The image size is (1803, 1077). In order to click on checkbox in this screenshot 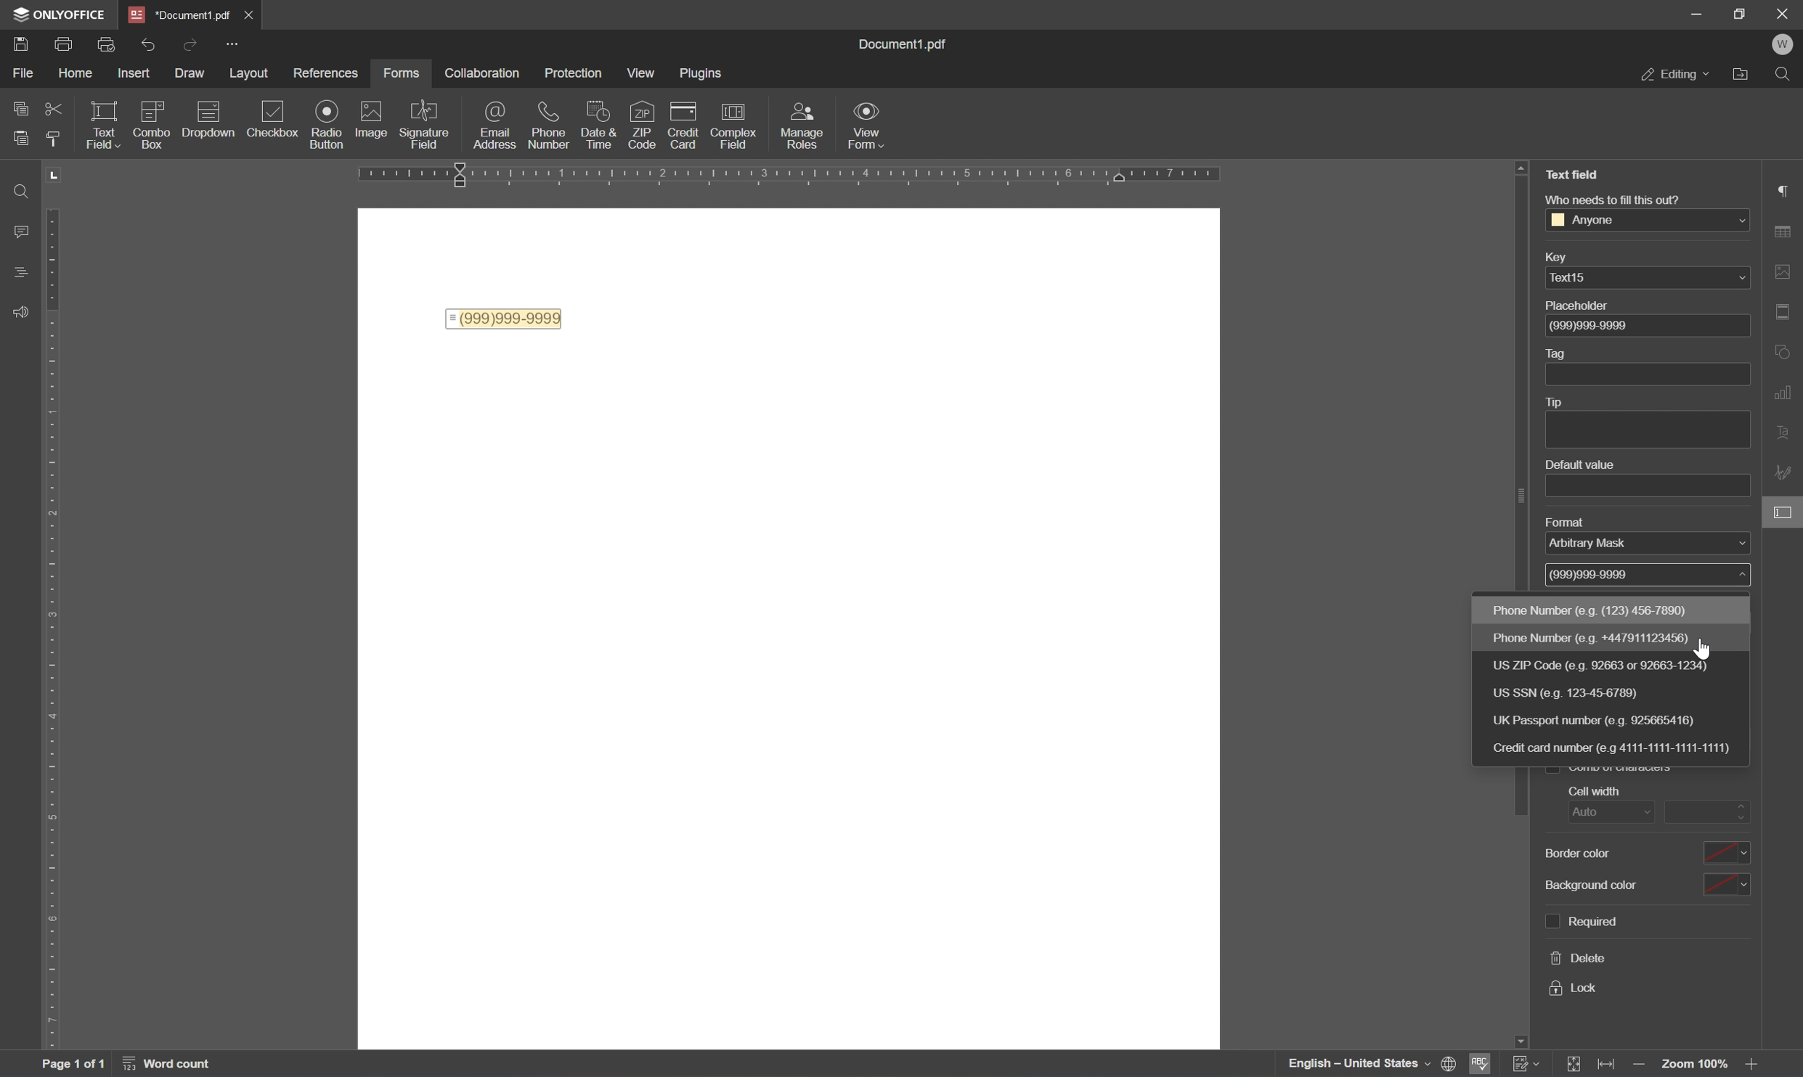, I will do `click(277, 118)`.